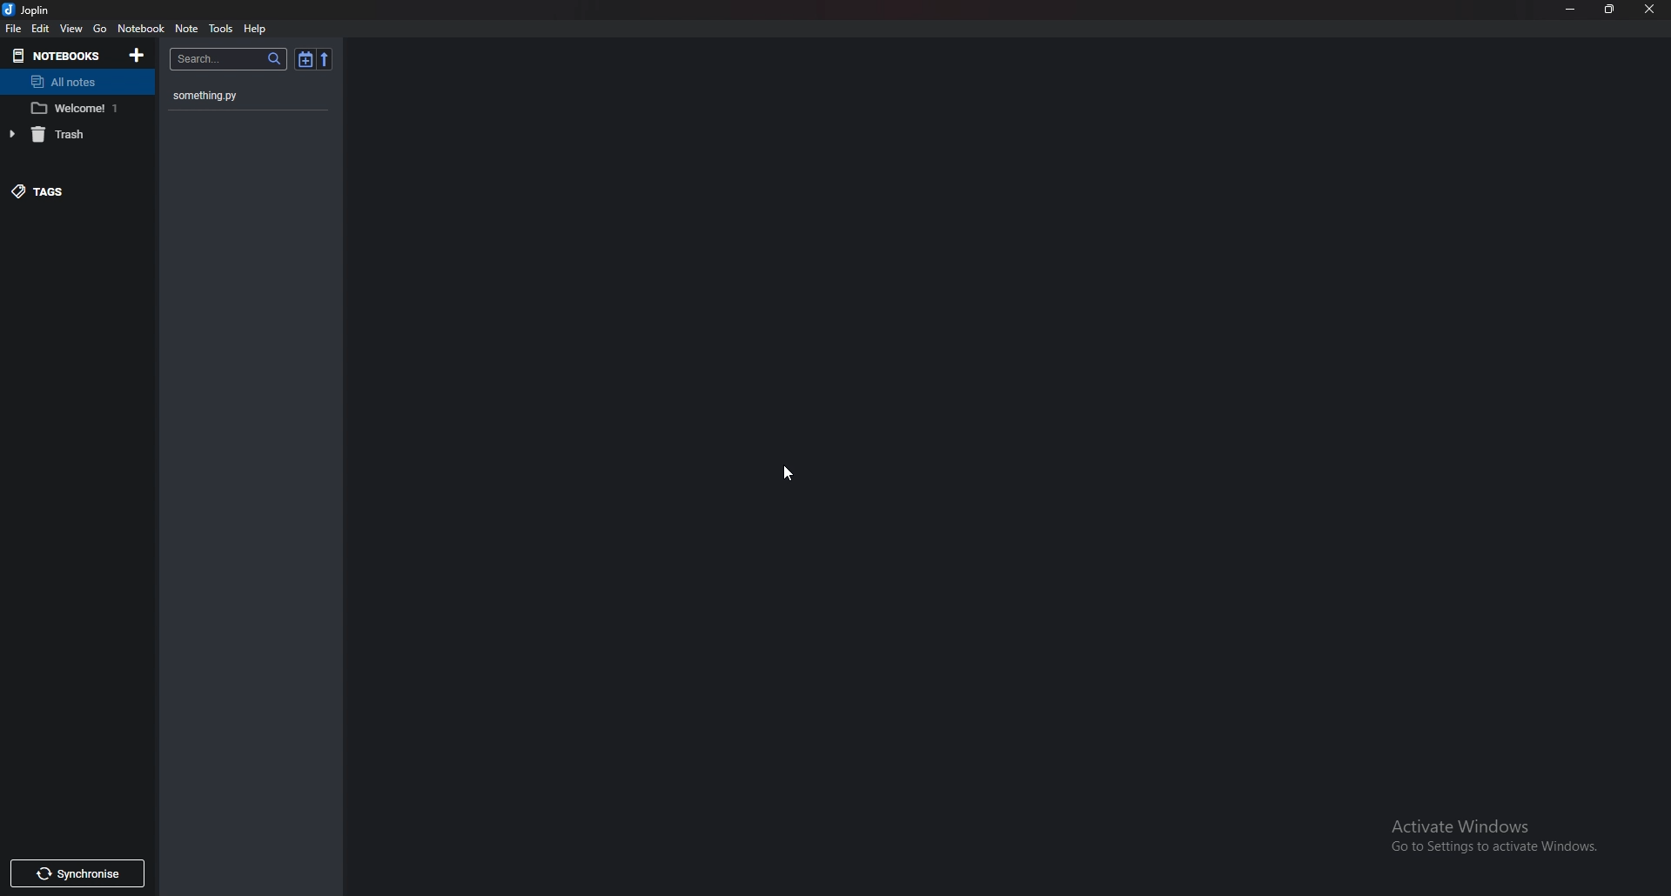 The width and height of the screenshot is (1671, 896). Describe the element at coordinates (1572, 10) in the screenshot. I see `Minimize` at that location.